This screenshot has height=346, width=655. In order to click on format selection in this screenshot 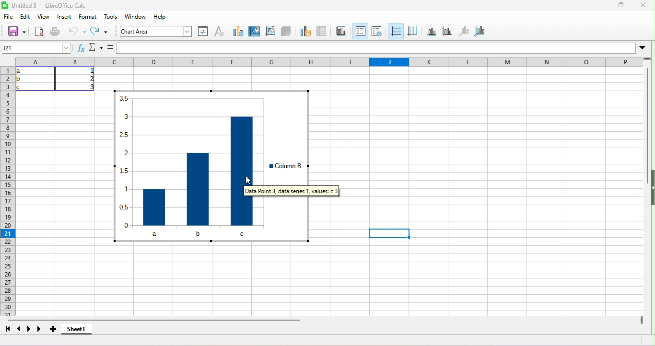, I will do `click(202, 32)`.